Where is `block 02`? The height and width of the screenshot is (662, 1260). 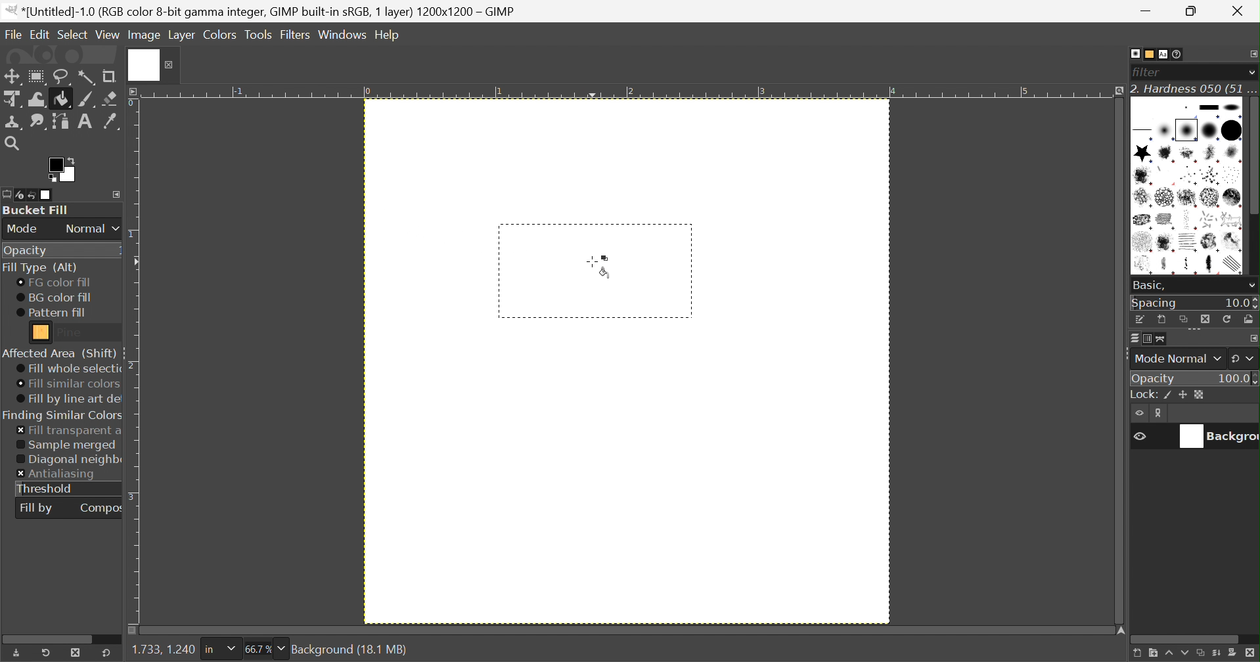
block 02 is located at coordinates (1232, 107).